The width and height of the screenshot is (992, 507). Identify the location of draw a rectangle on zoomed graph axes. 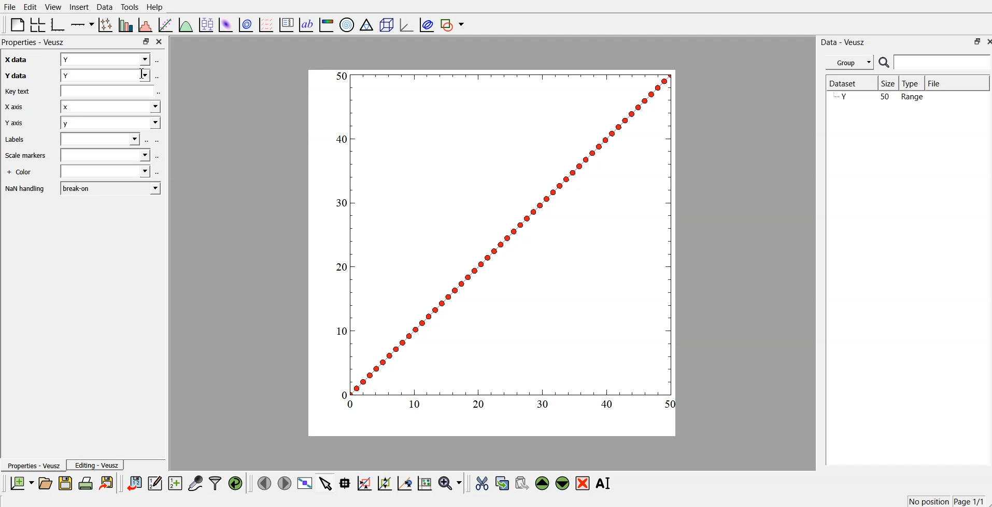
(365, 484).